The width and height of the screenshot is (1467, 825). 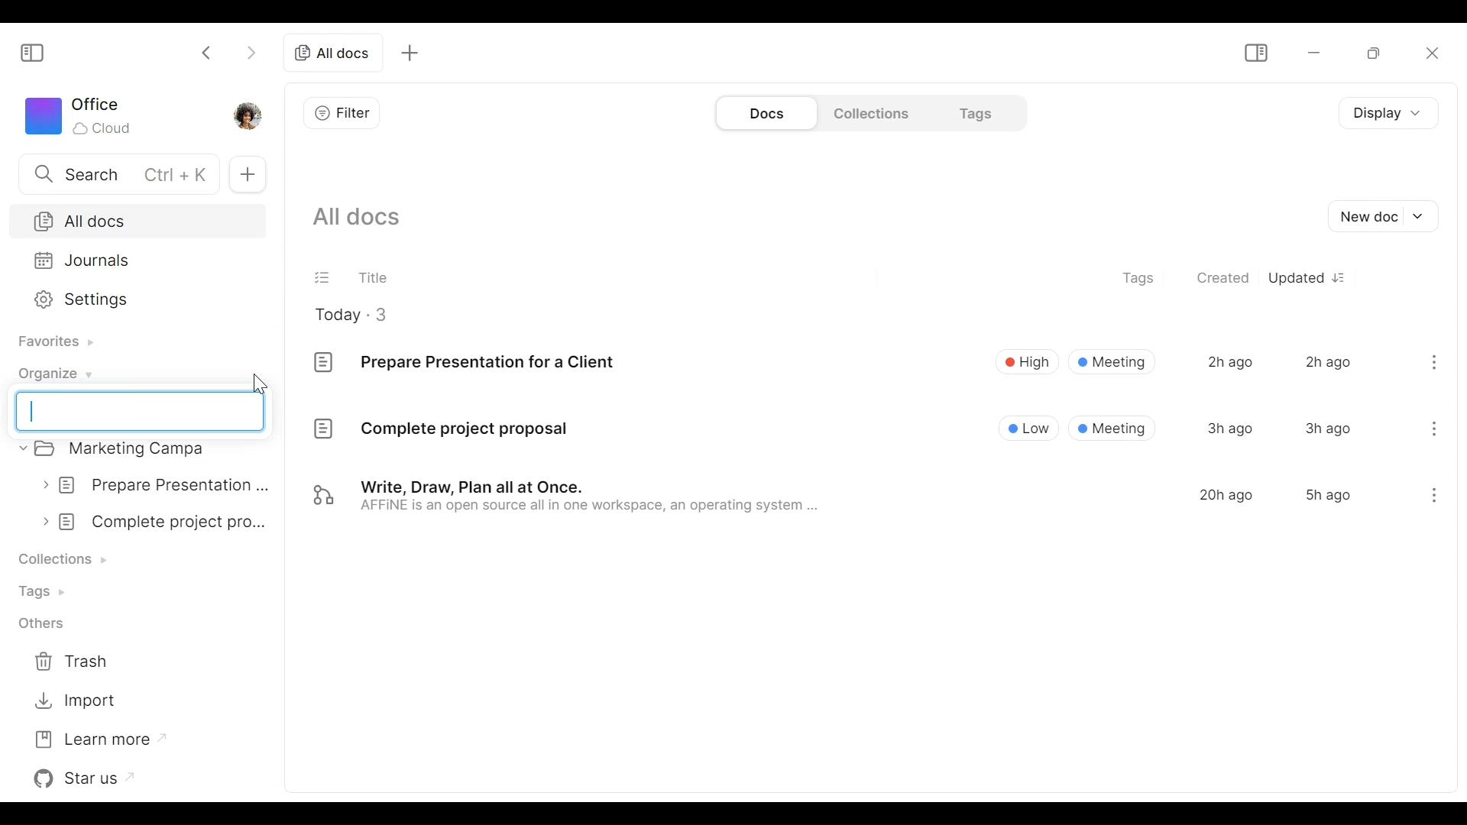 I want to click on Collection, so click(x=70, y=556).